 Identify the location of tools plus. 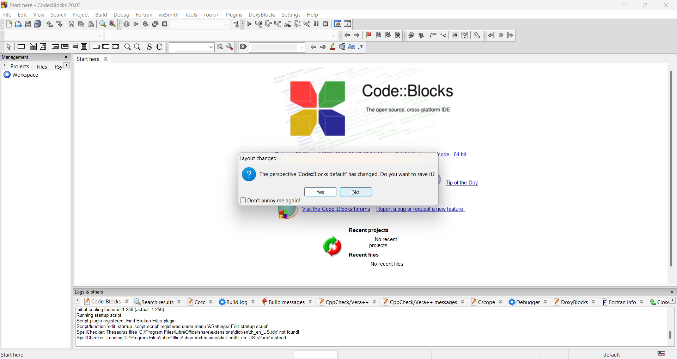
(211, 15).